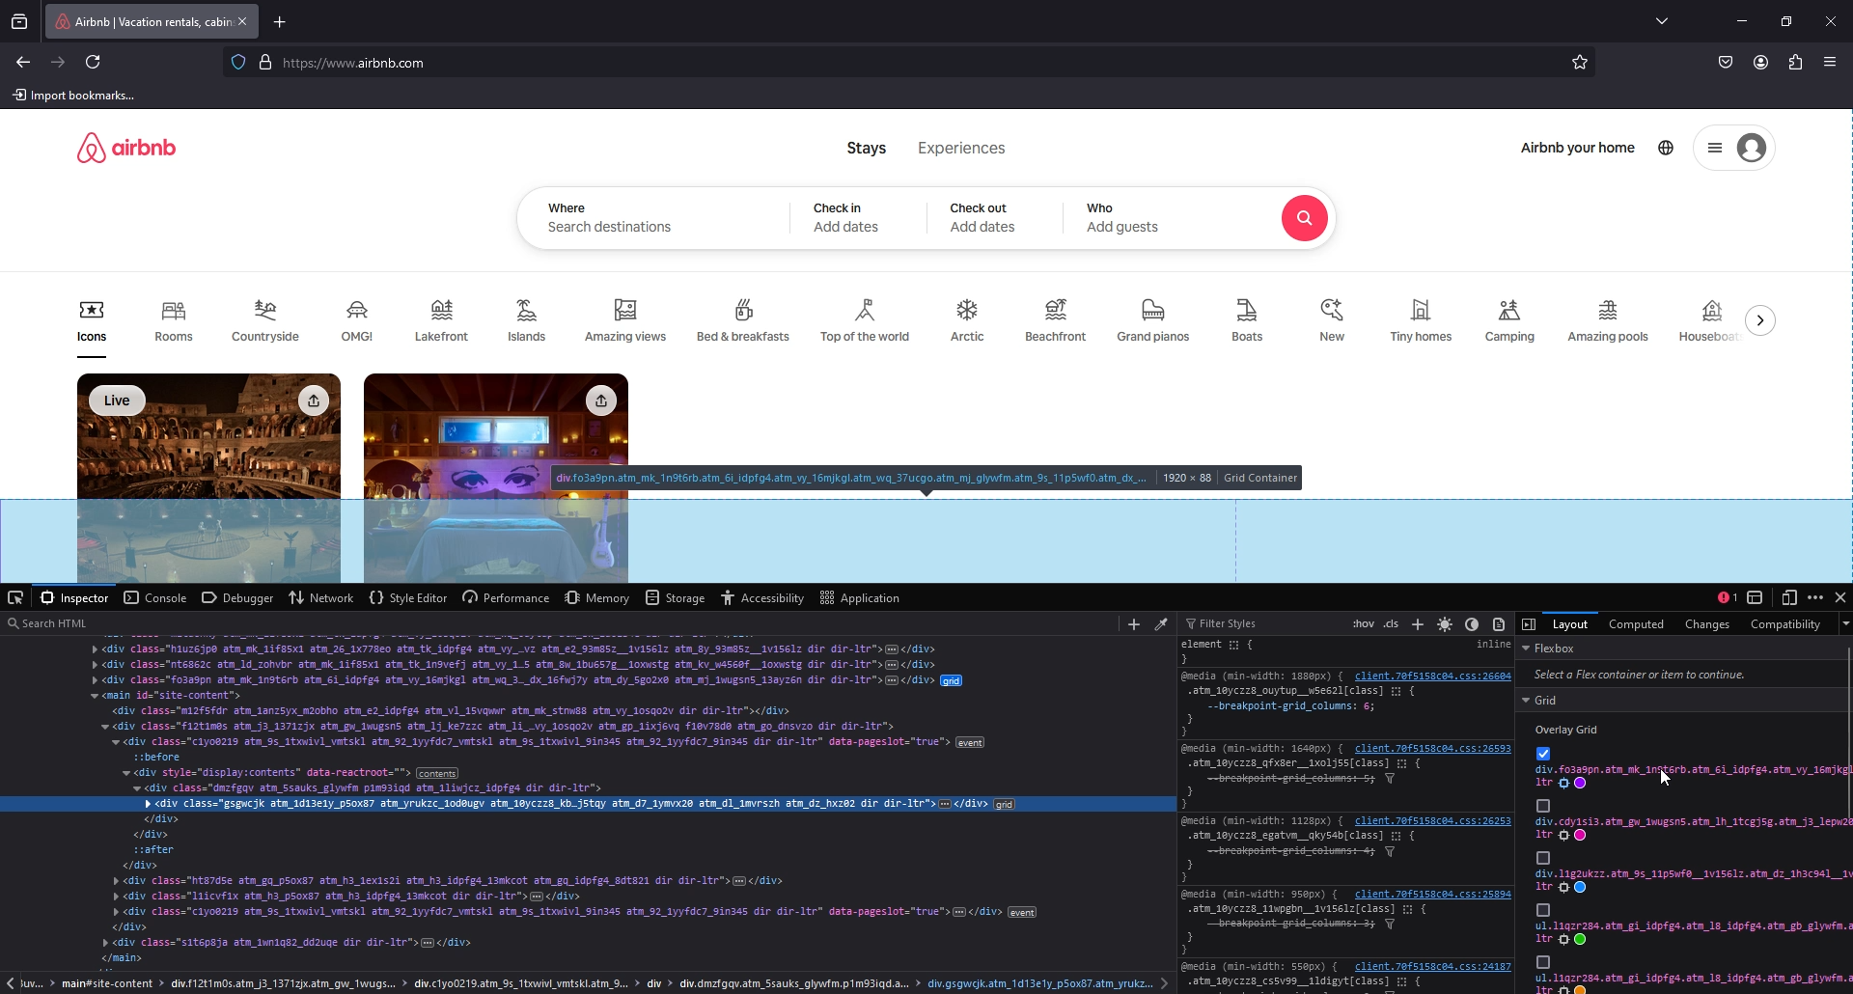  I want to click on close, so click(1841, 595).